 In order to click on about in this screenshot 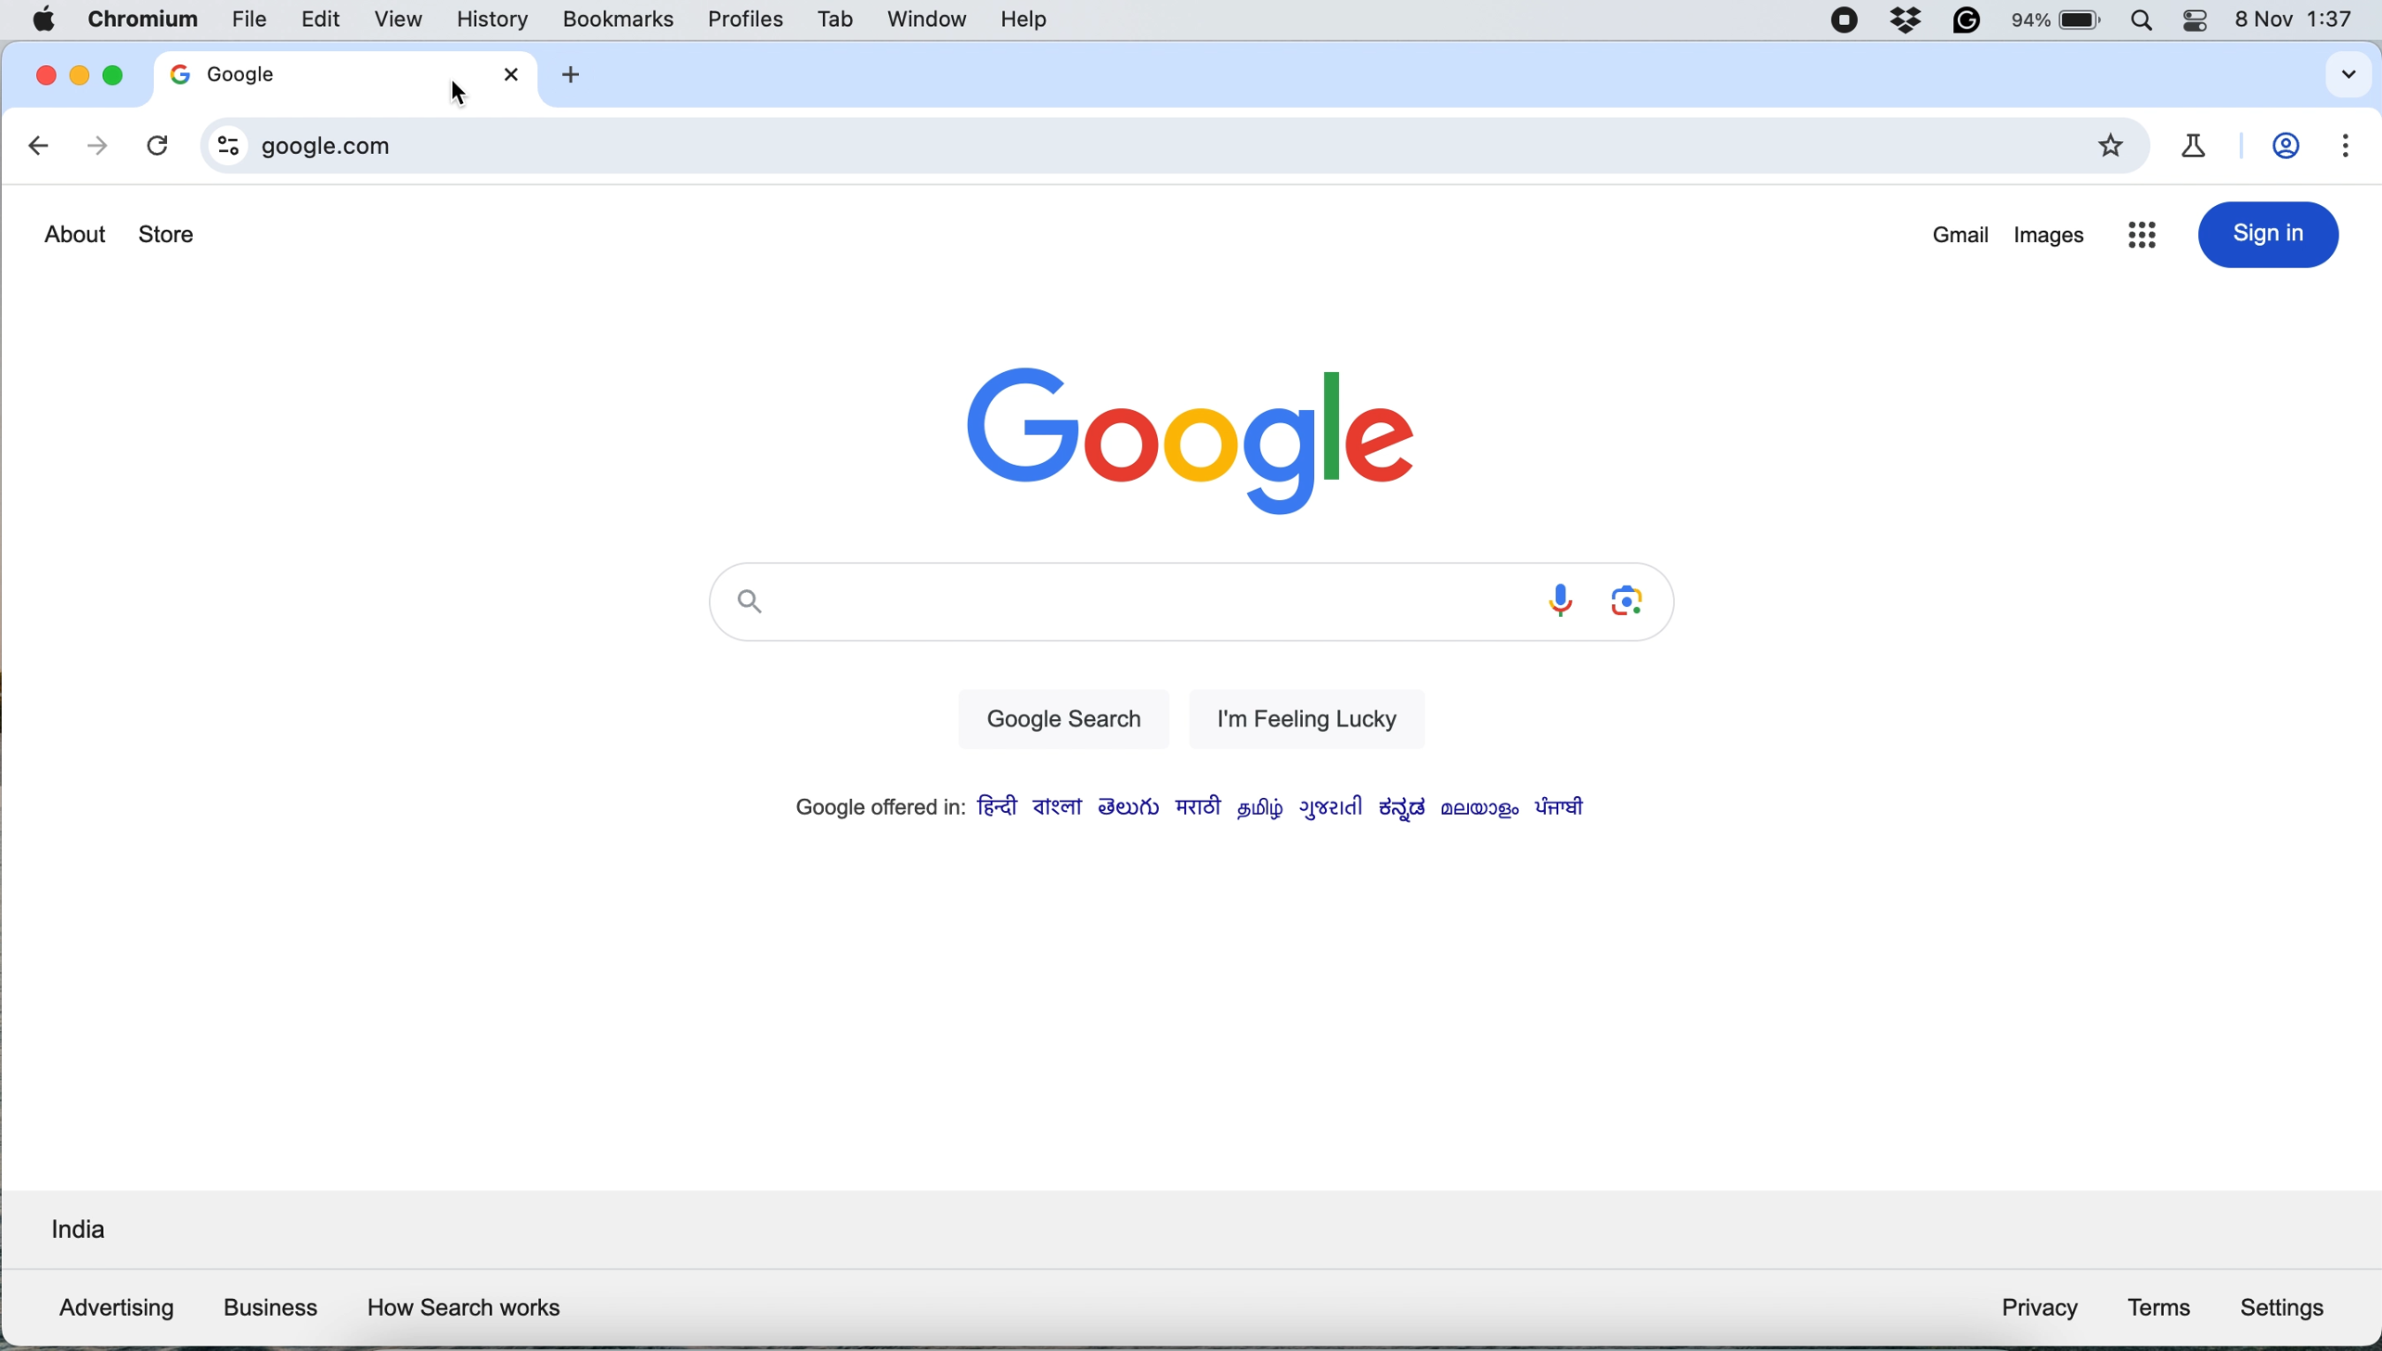, I will do `click(74, 234)`.